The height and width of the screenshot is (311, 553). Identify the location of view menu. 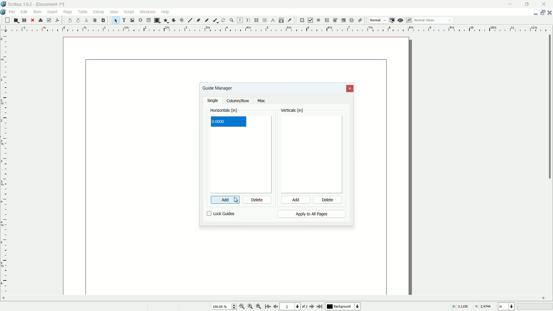
(113, 12).